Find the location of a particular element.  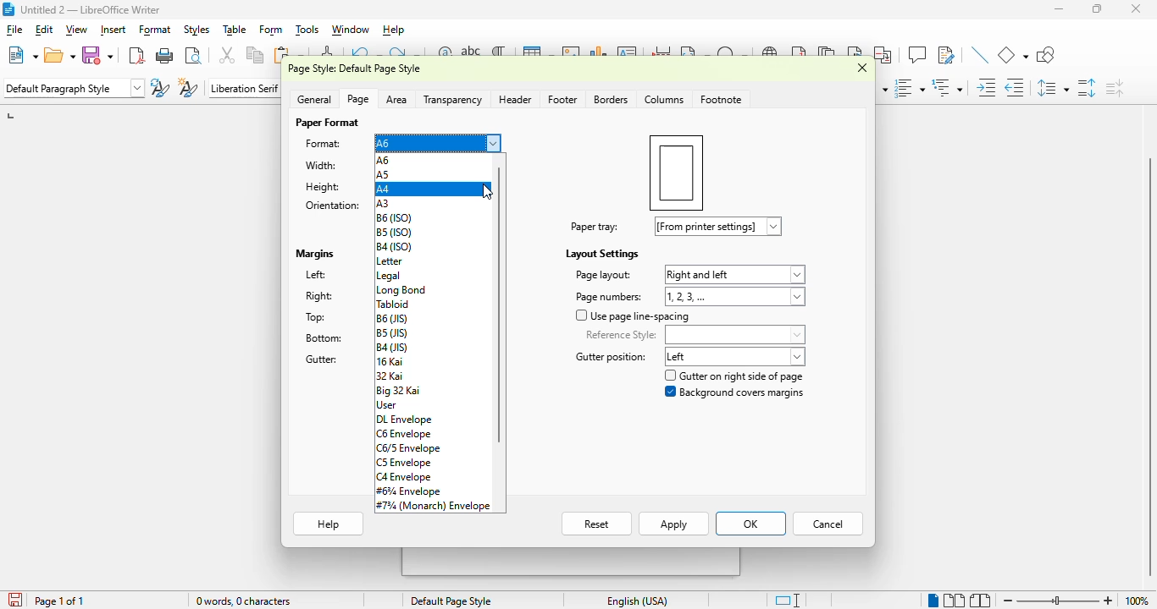

C6/5 Envelope is located at coordinates (408, 448).